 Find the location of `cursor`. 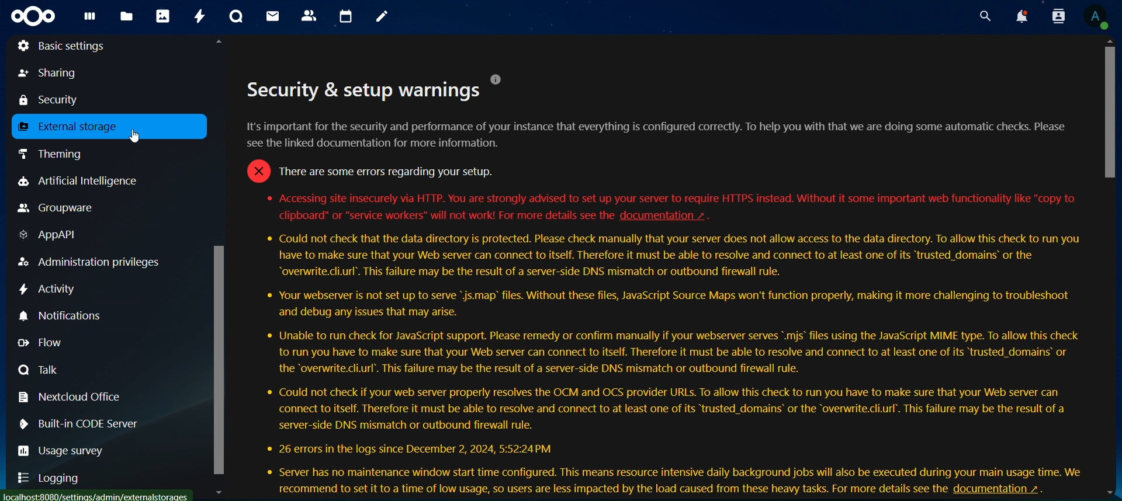

cursor is located at coordinates (1111, 112).